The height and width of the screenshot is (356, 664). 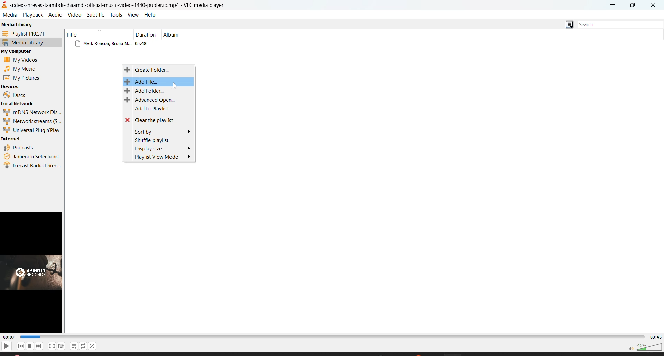 What do you see at coordinates (130, 45) in the screenshot?
I see `files from media library` at bounding box center [130, 45].